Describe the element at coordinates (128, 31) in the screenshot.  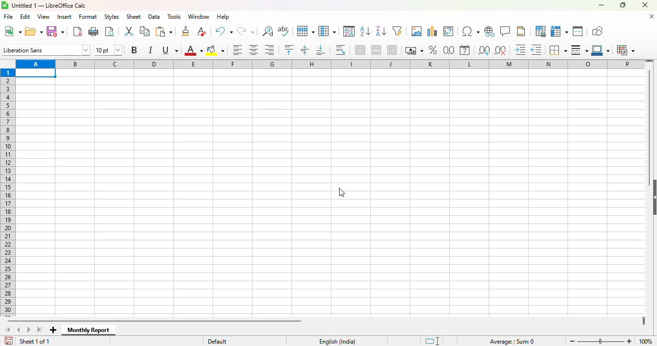
I see `cut` at that location.